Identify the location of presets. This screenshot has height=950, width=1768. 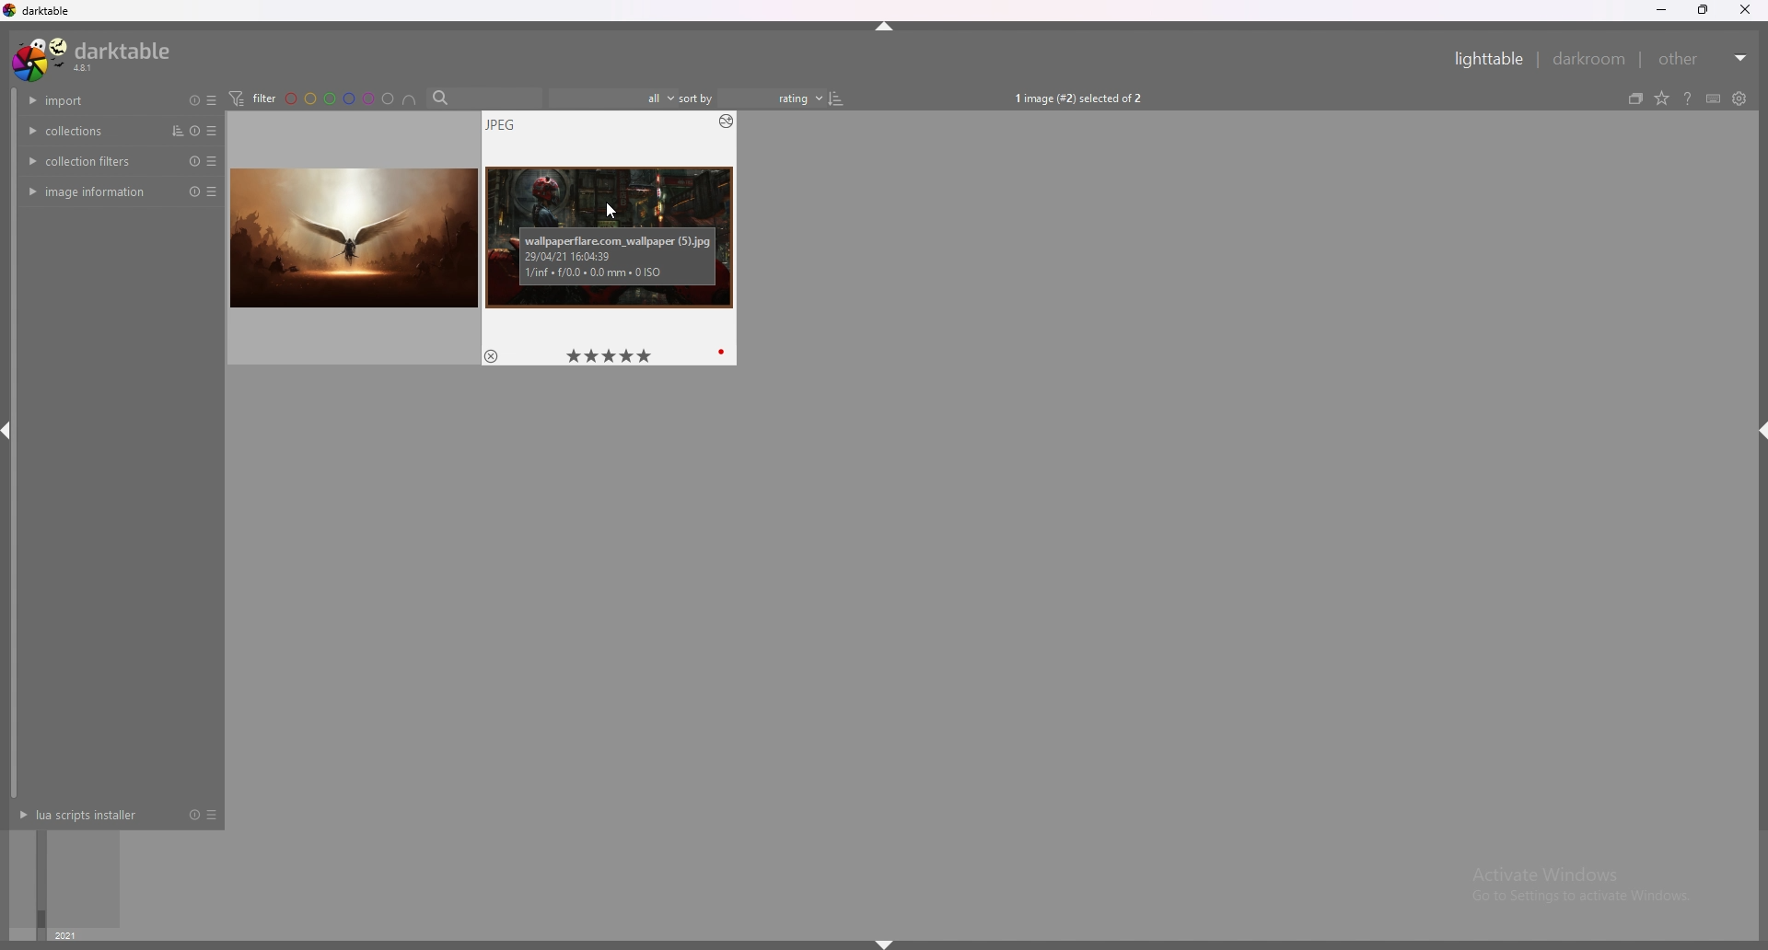
(212, 194).